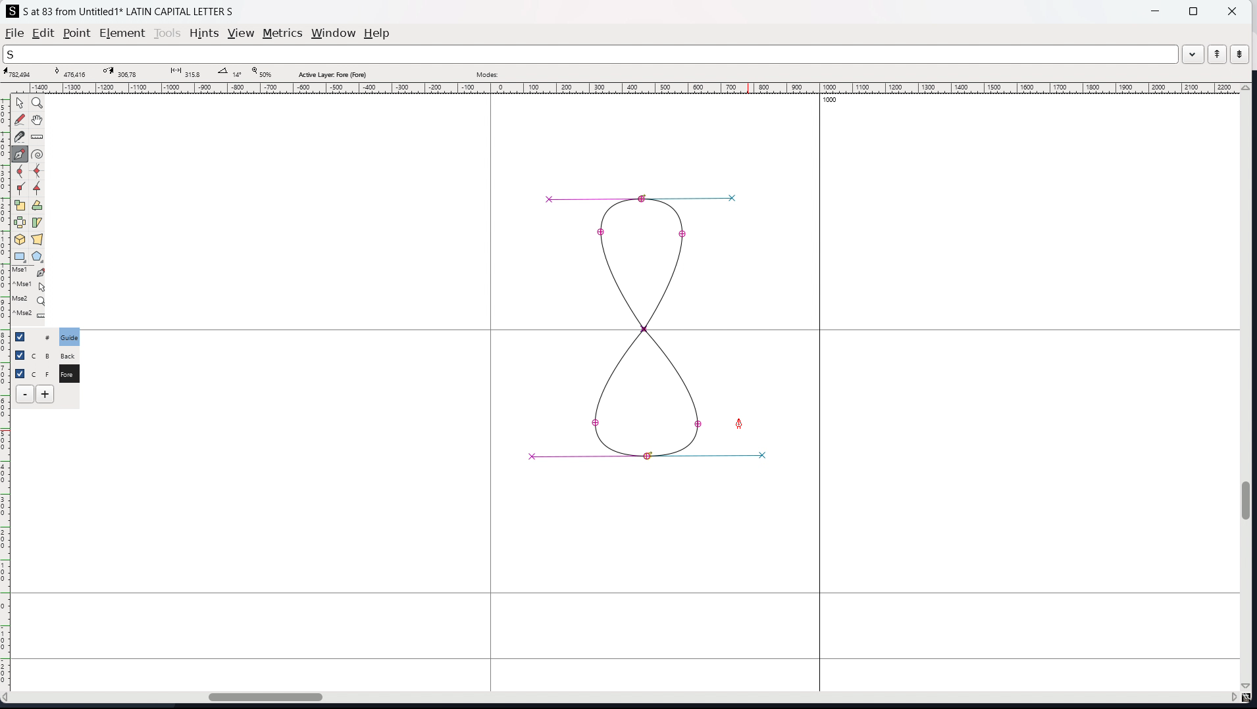  Describe the element at coordinates (622, 88) in the screenshot. I see `horizontal ruler` at that location.